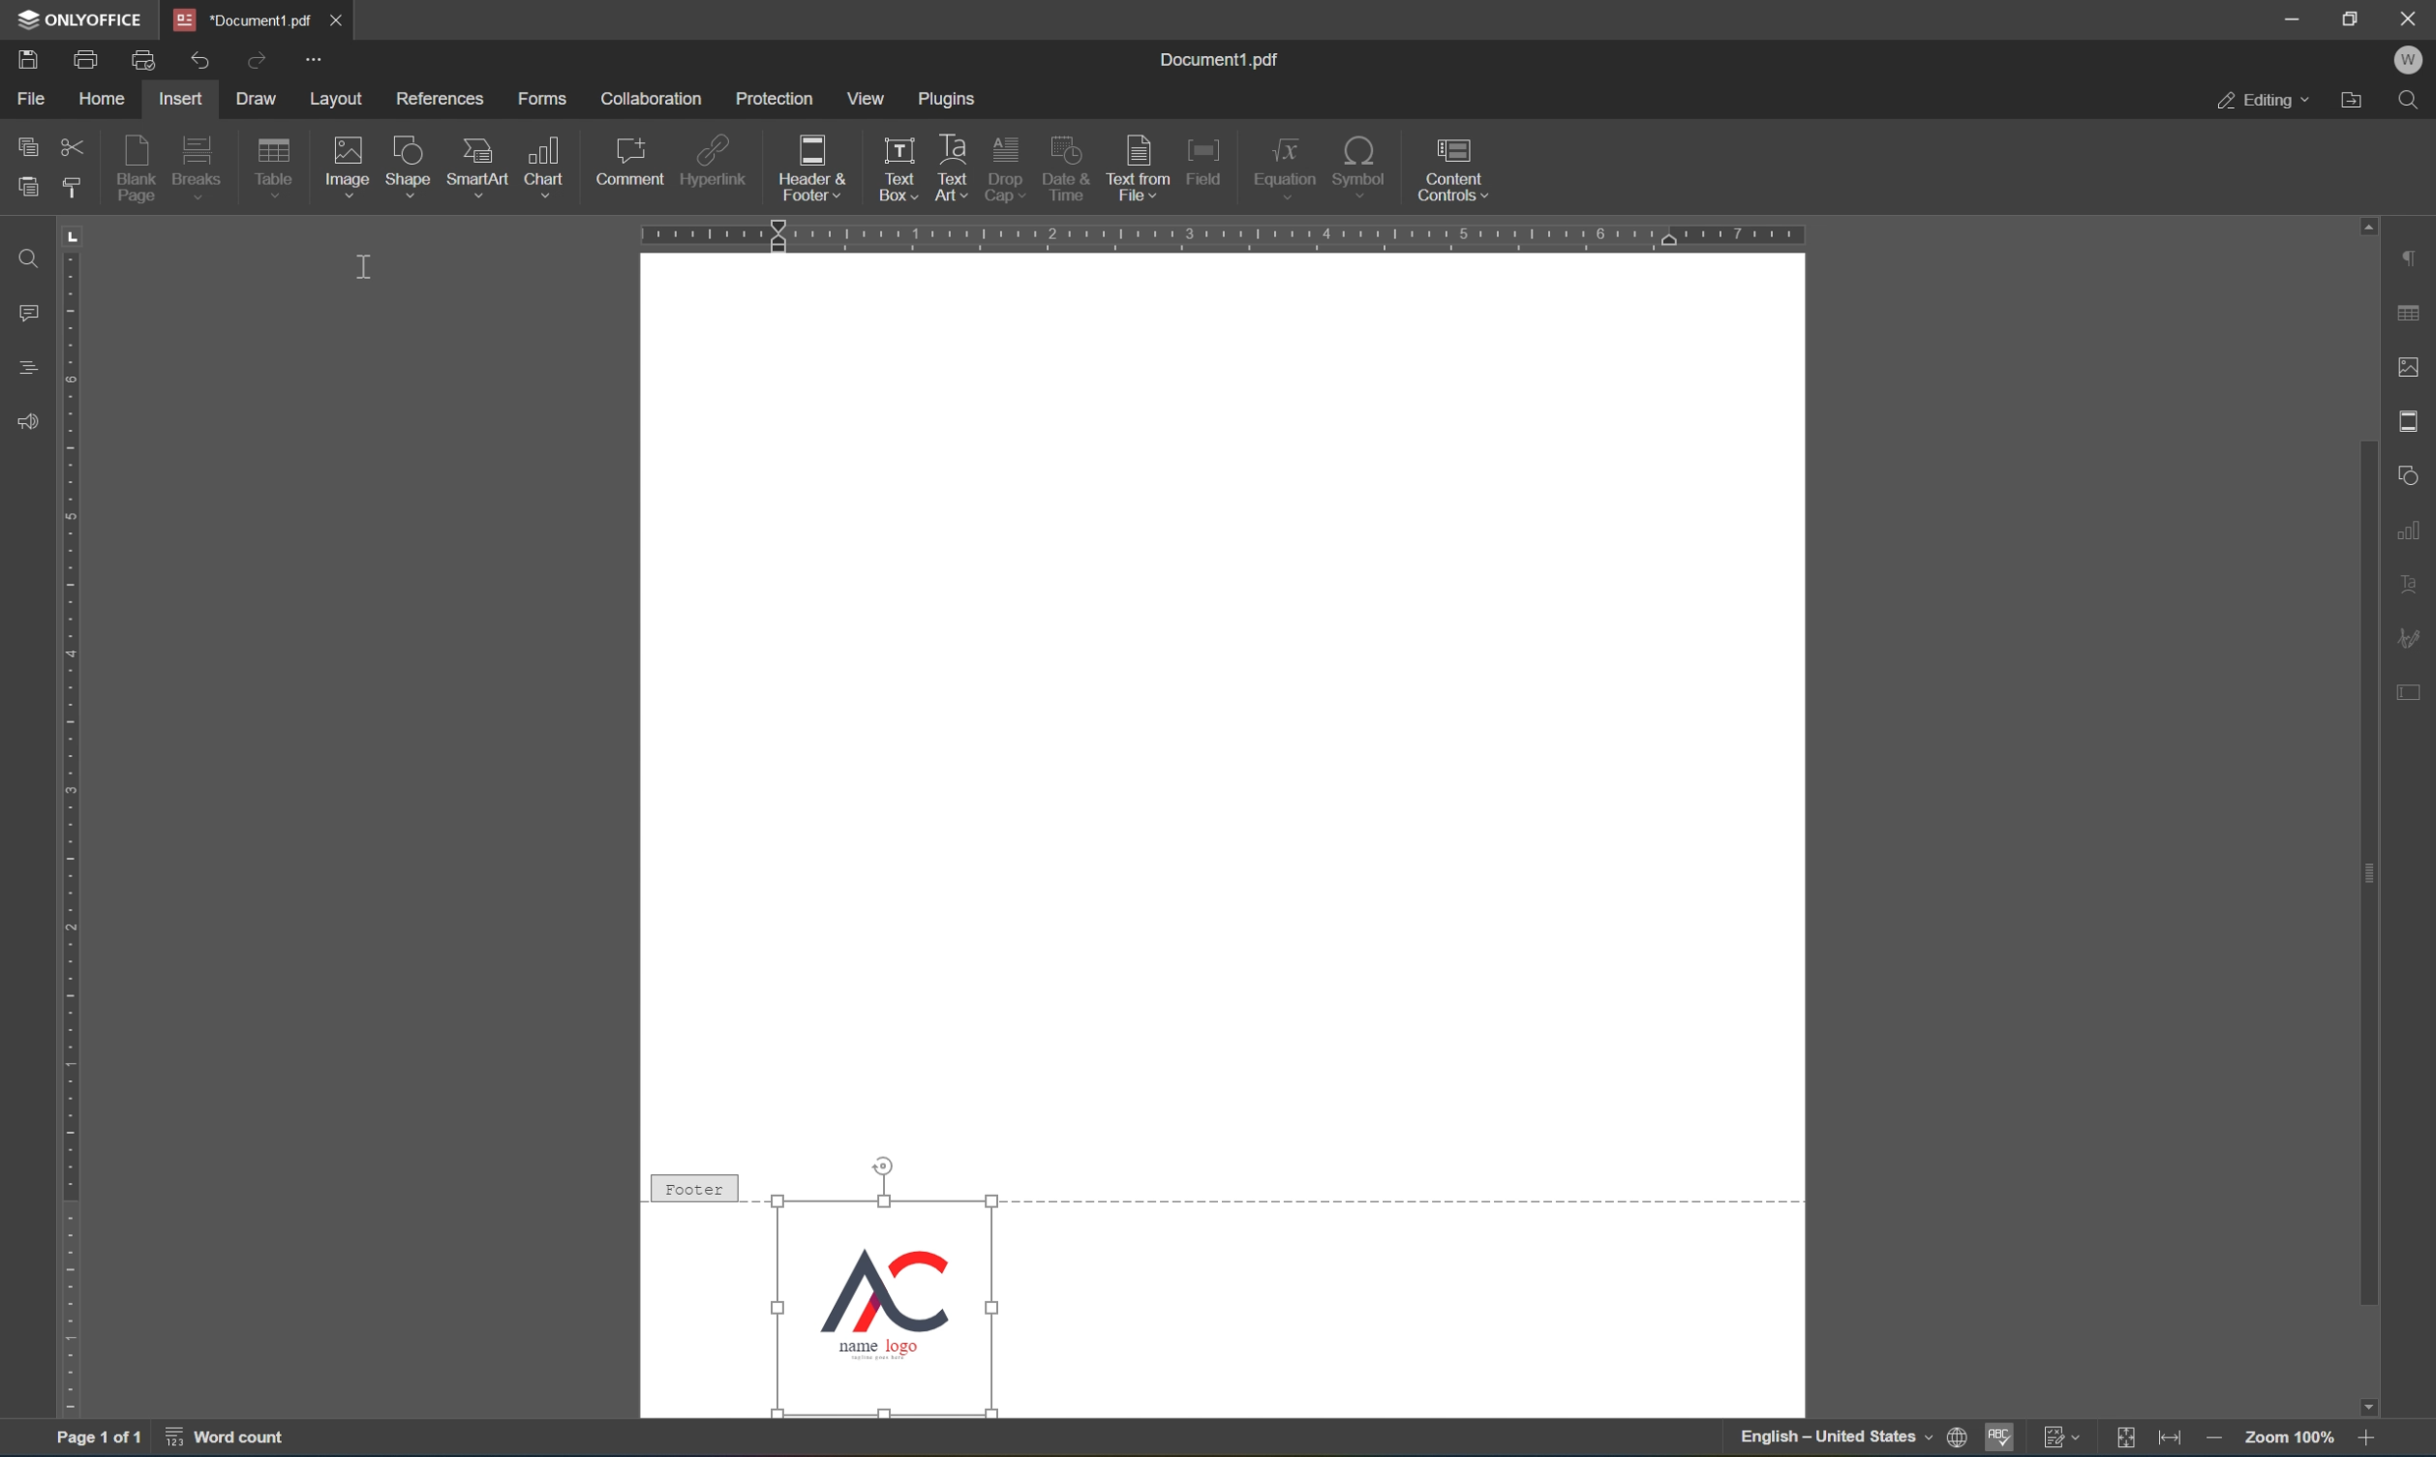  What do you see at coordinates (775, 100) in the screenshot?
I see `protection` at bounding box center [775, 100].